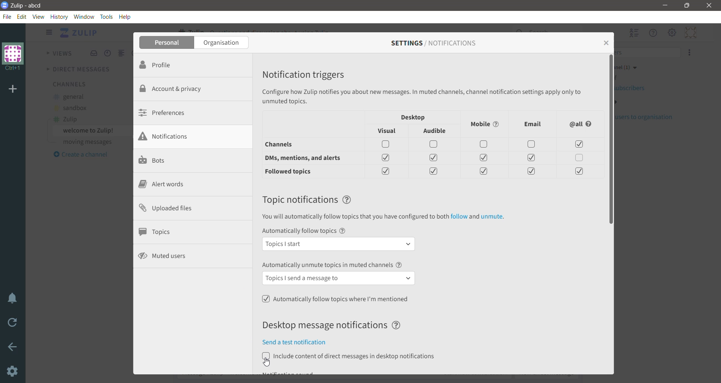 Image resolution: width=721 pixels, height=383 pixels. I want to click on Uploaded files, so click(172, 209).